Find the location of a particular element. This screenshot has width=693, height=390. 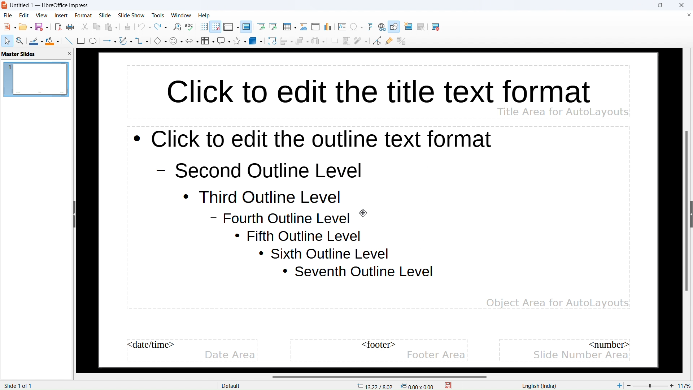

window is located at coordinates (181, 16).